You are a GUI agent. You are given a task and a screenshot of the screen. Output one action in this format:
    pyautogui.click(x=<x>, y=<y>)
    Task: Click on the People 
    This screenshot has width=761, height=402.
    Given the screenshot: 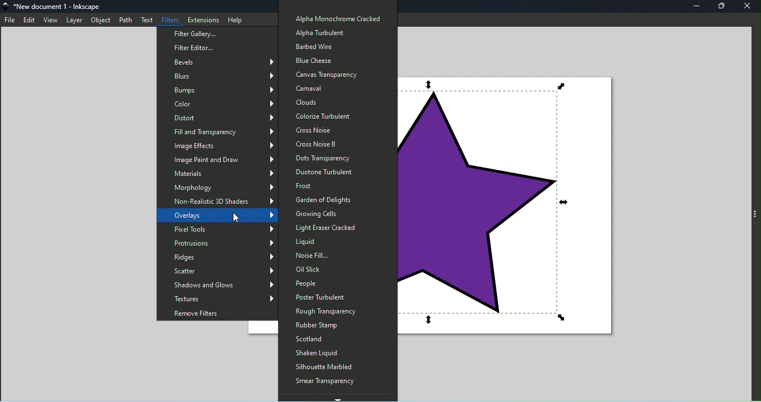 What is the action you would take?
    pyautogui.click(x=324, y=283)
    